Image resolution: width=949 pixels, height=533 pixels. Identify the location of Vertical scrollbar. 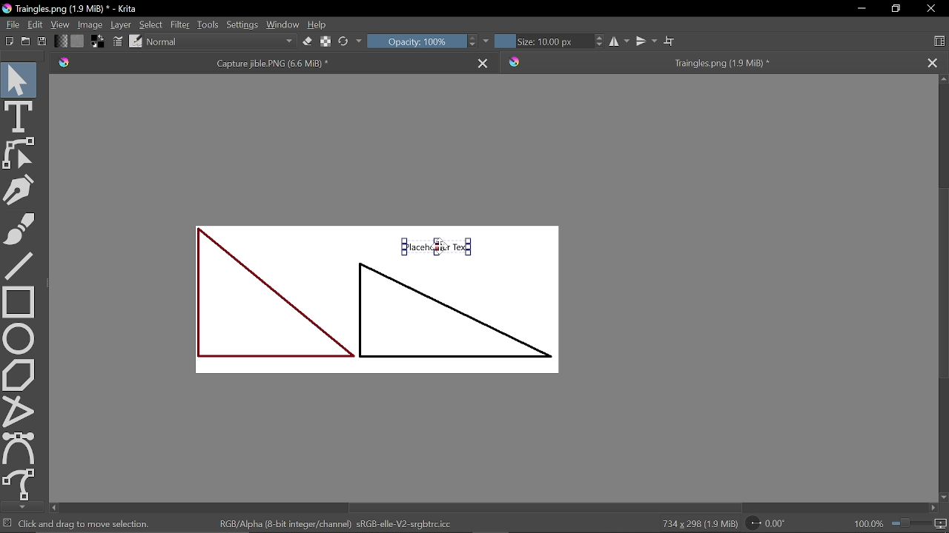
(943, 288).